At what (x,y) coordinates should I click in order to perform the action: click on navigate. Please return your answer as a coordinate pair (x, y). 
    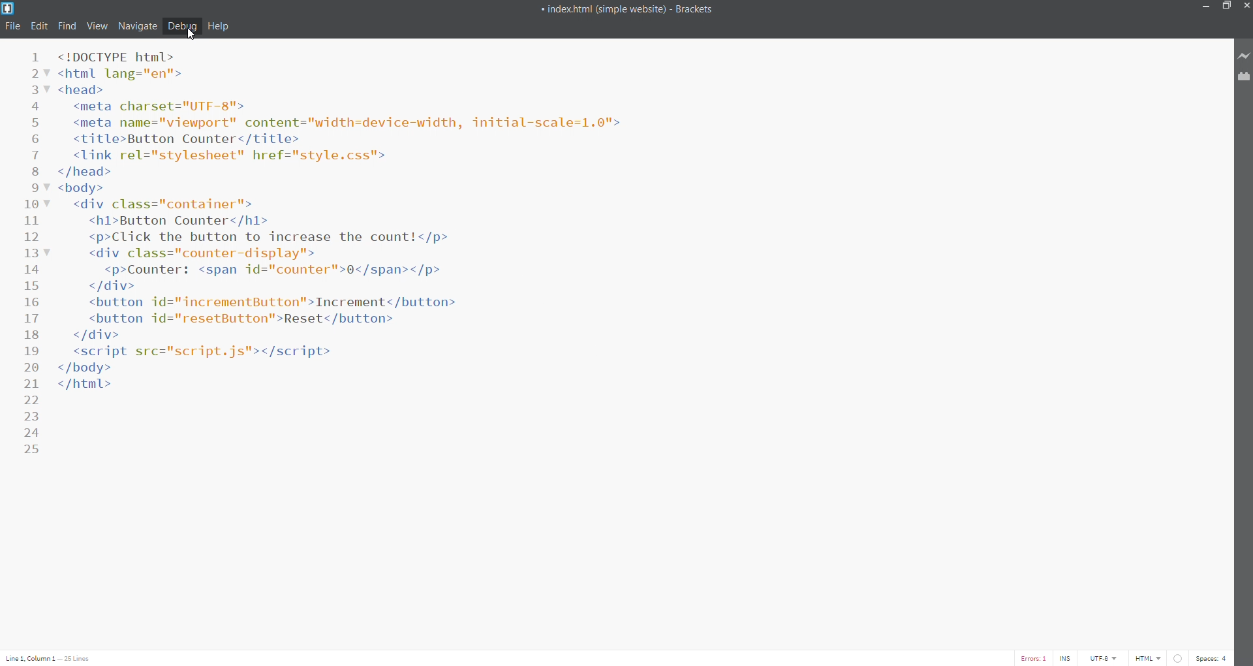
    Looking at the image, I should click on (140, 26).